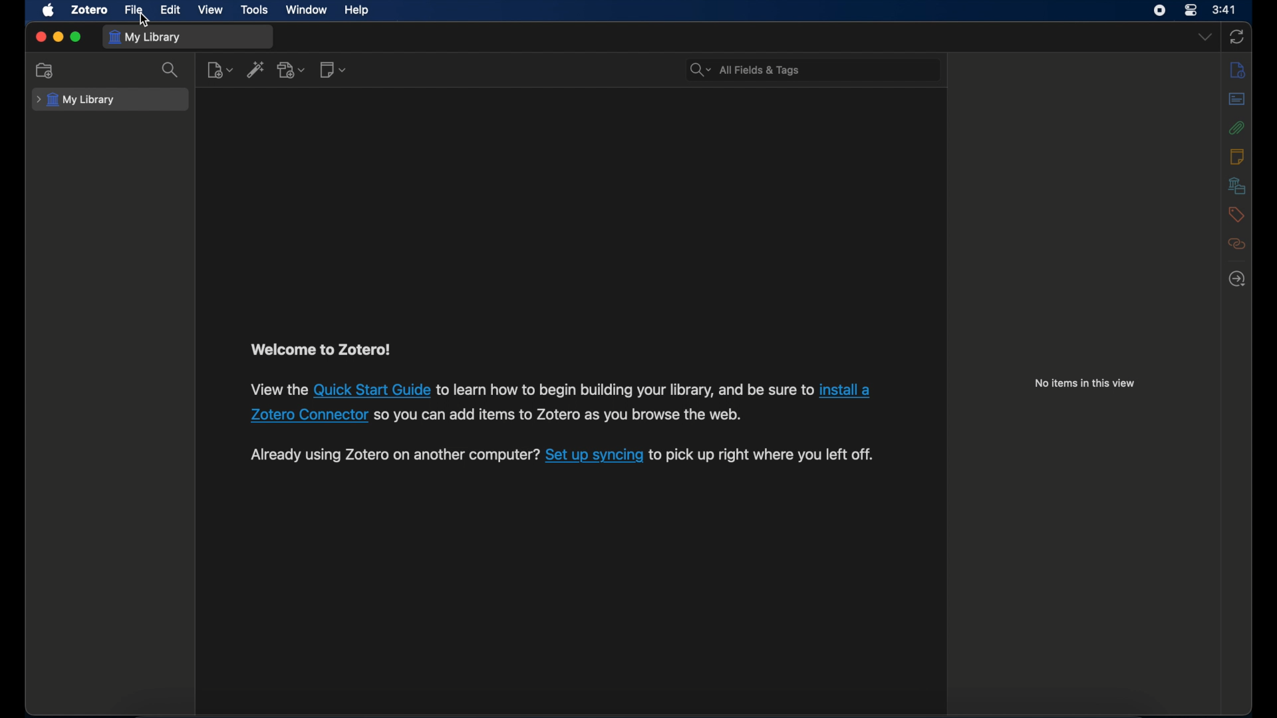  What do you see at coordinates (255, 10) in the screenshot?
I see `tools` at bounding box center [255, 10].